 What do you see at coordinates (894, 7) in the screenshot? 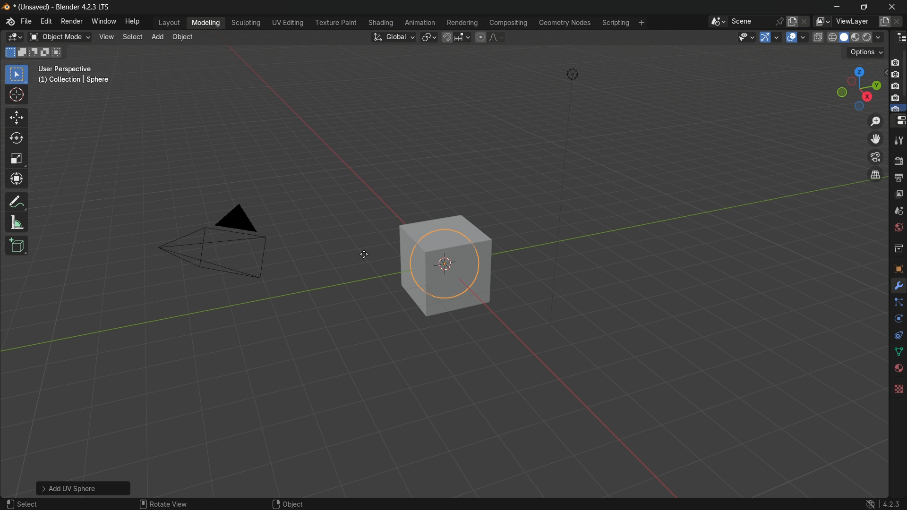
I see `close app` at bounding box center [894, 7].